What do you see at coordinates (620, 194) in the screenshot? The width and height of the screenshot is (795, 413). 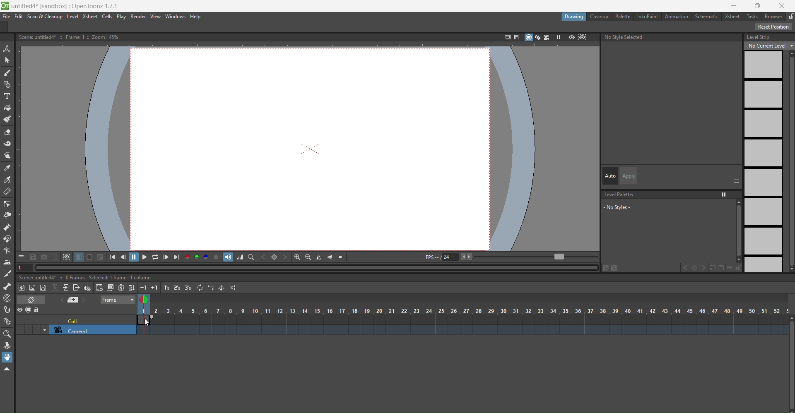 I see `level palette` at bounding box center [620, 194].